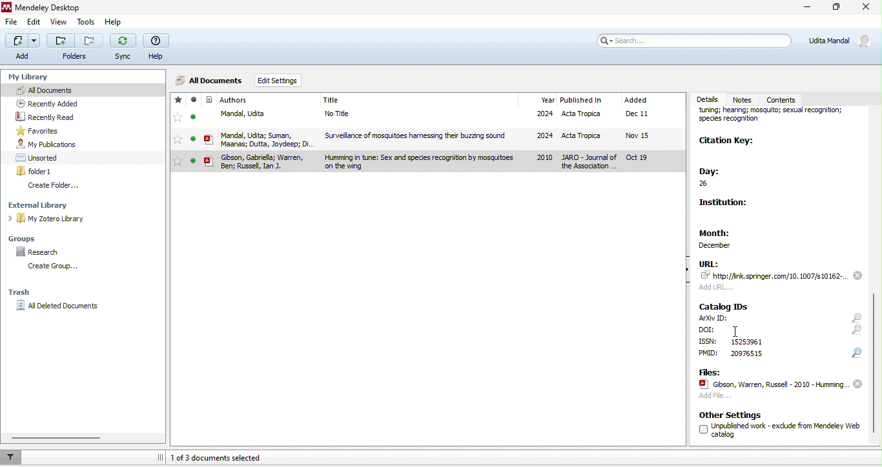 The height and width of the screenshot is (467, 882). I want to click on contents, so click(787, 98).